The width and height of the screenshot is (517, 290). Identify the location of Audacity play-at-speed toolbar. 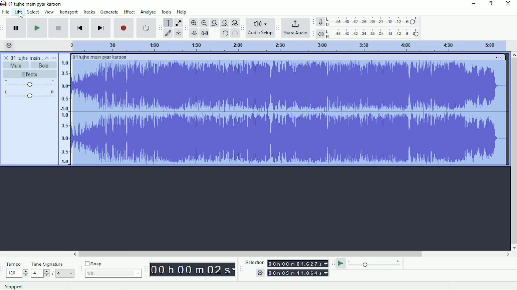
(333, 263).